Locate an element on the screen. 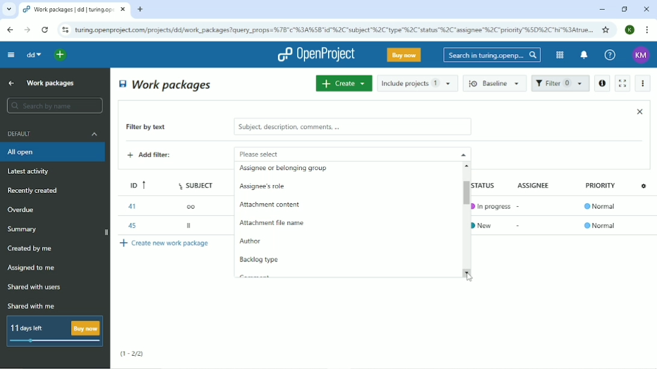  Recently created is located at coordinates (35, 191).